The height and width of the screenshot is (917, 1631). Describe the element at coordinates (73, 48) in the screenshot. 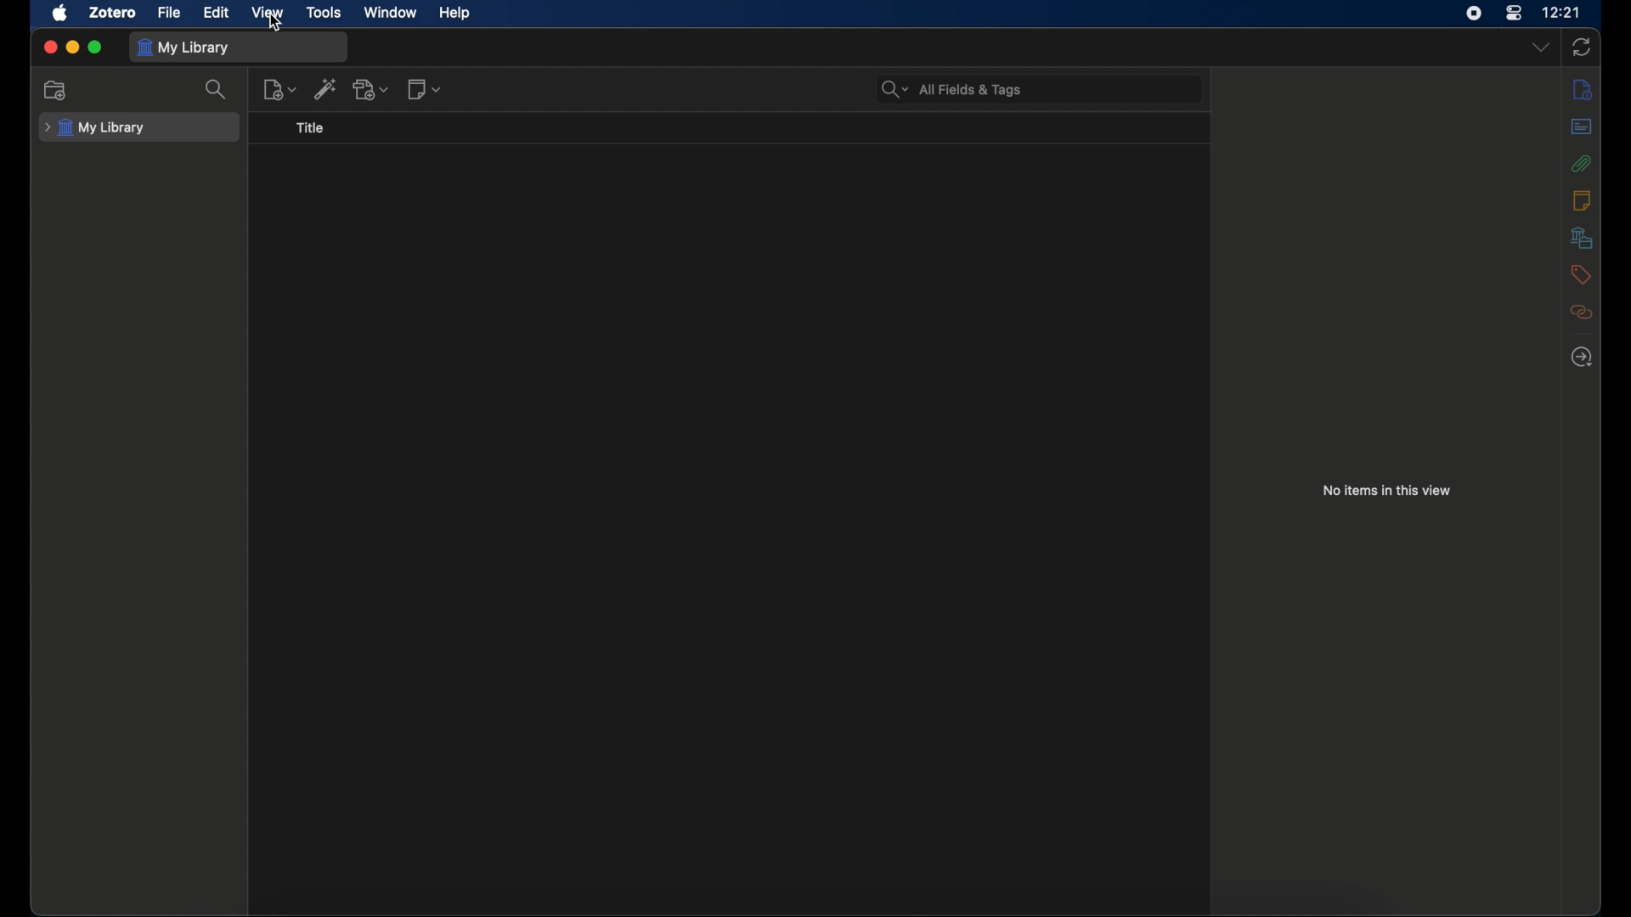

I see `minimize` at that location.